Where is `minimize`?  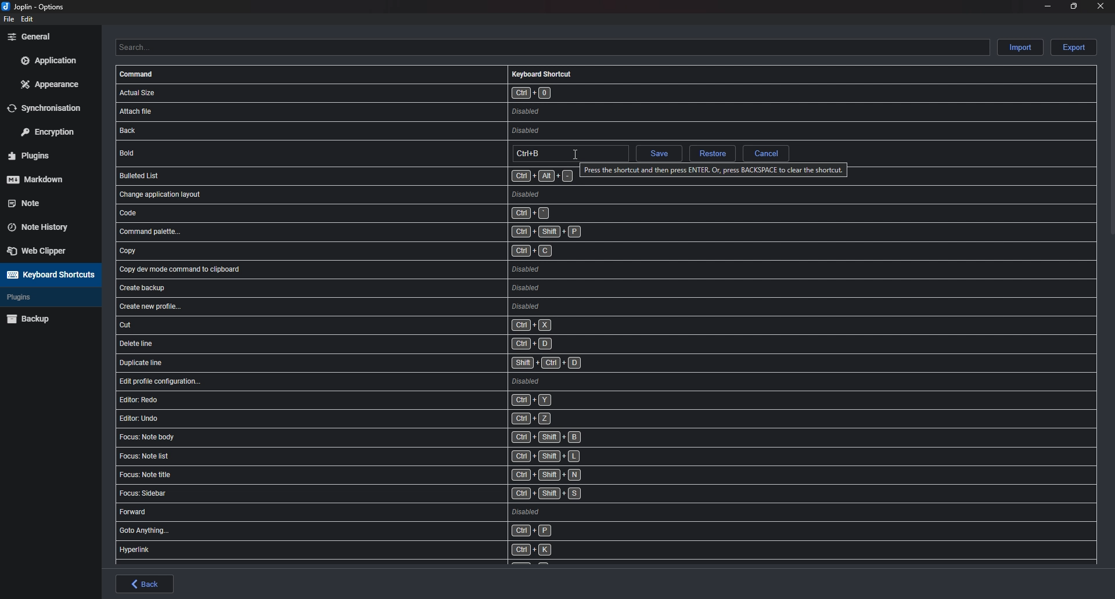 minimize is located at coordinates (1048, 5).